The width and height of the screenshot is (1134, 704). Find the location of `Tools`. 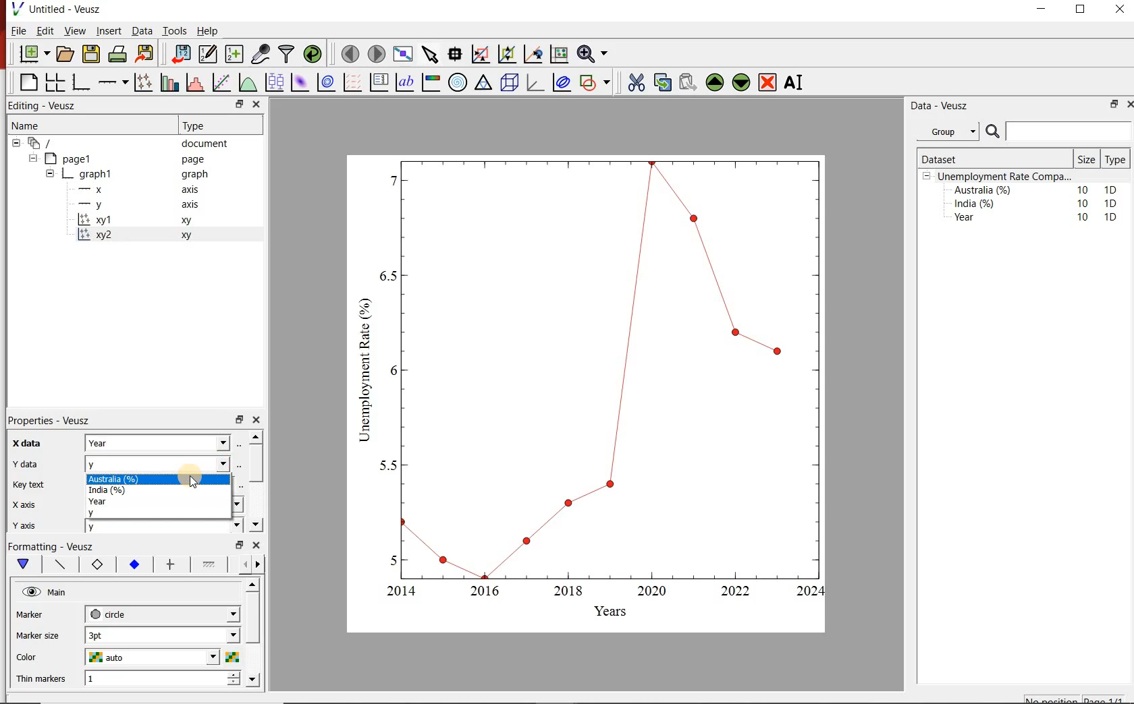

Tools is located at coordinates (175, 30).